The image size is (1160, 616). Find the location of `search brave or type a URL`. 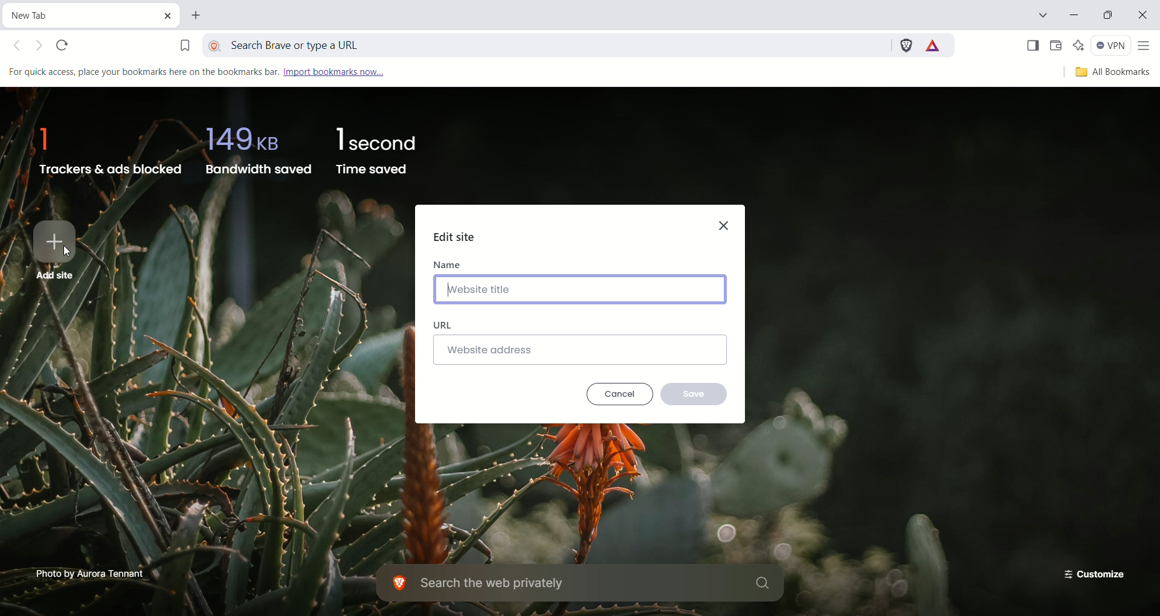

search brave or type a URL is located at coordinates (548, 43).